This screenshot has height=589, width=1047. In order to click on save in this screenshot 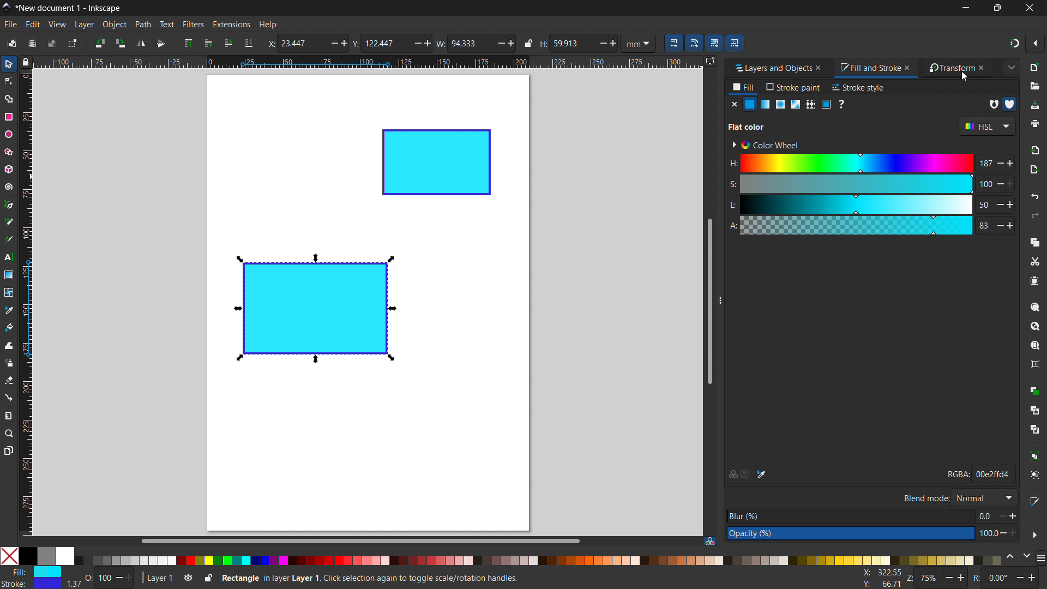, I will do `click(1034, 106)`.